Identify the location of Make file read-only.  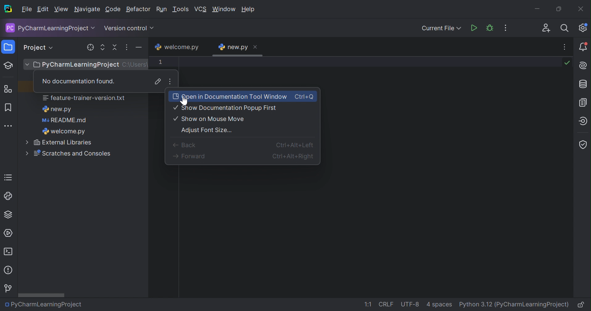
(583, 305).